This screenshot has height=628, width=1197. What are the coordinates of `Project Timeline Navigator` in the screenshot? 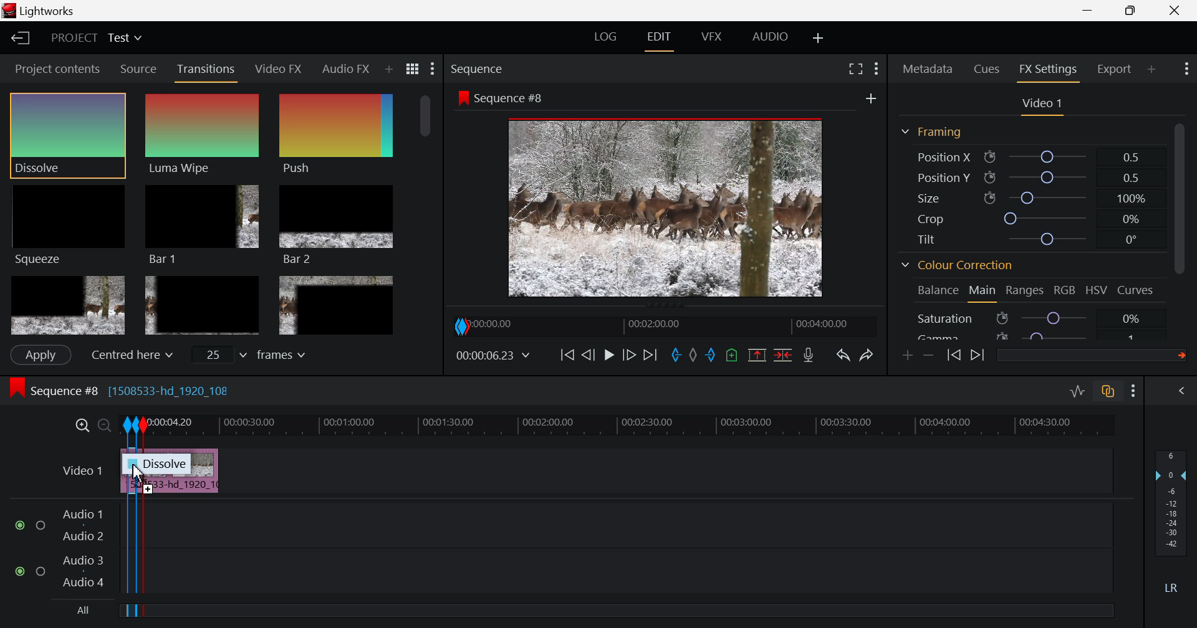 It's located at (663, 326).